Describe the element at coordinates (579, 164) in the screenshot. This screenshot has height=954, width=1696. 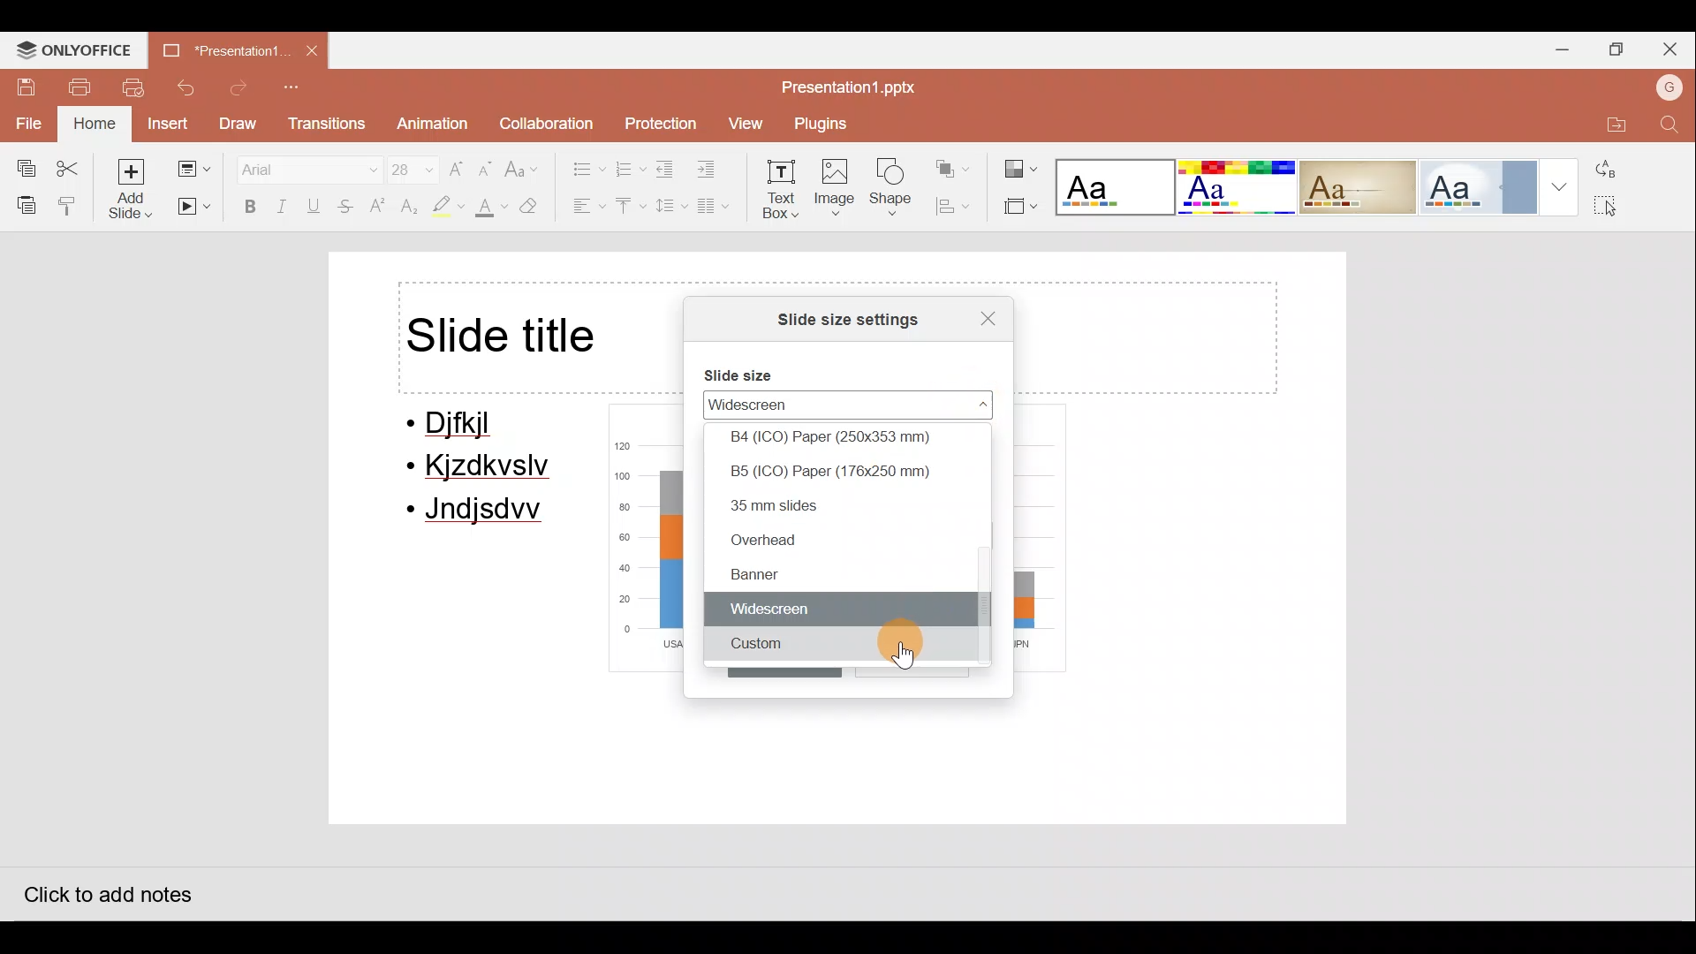
I see `Bullets` at that location.